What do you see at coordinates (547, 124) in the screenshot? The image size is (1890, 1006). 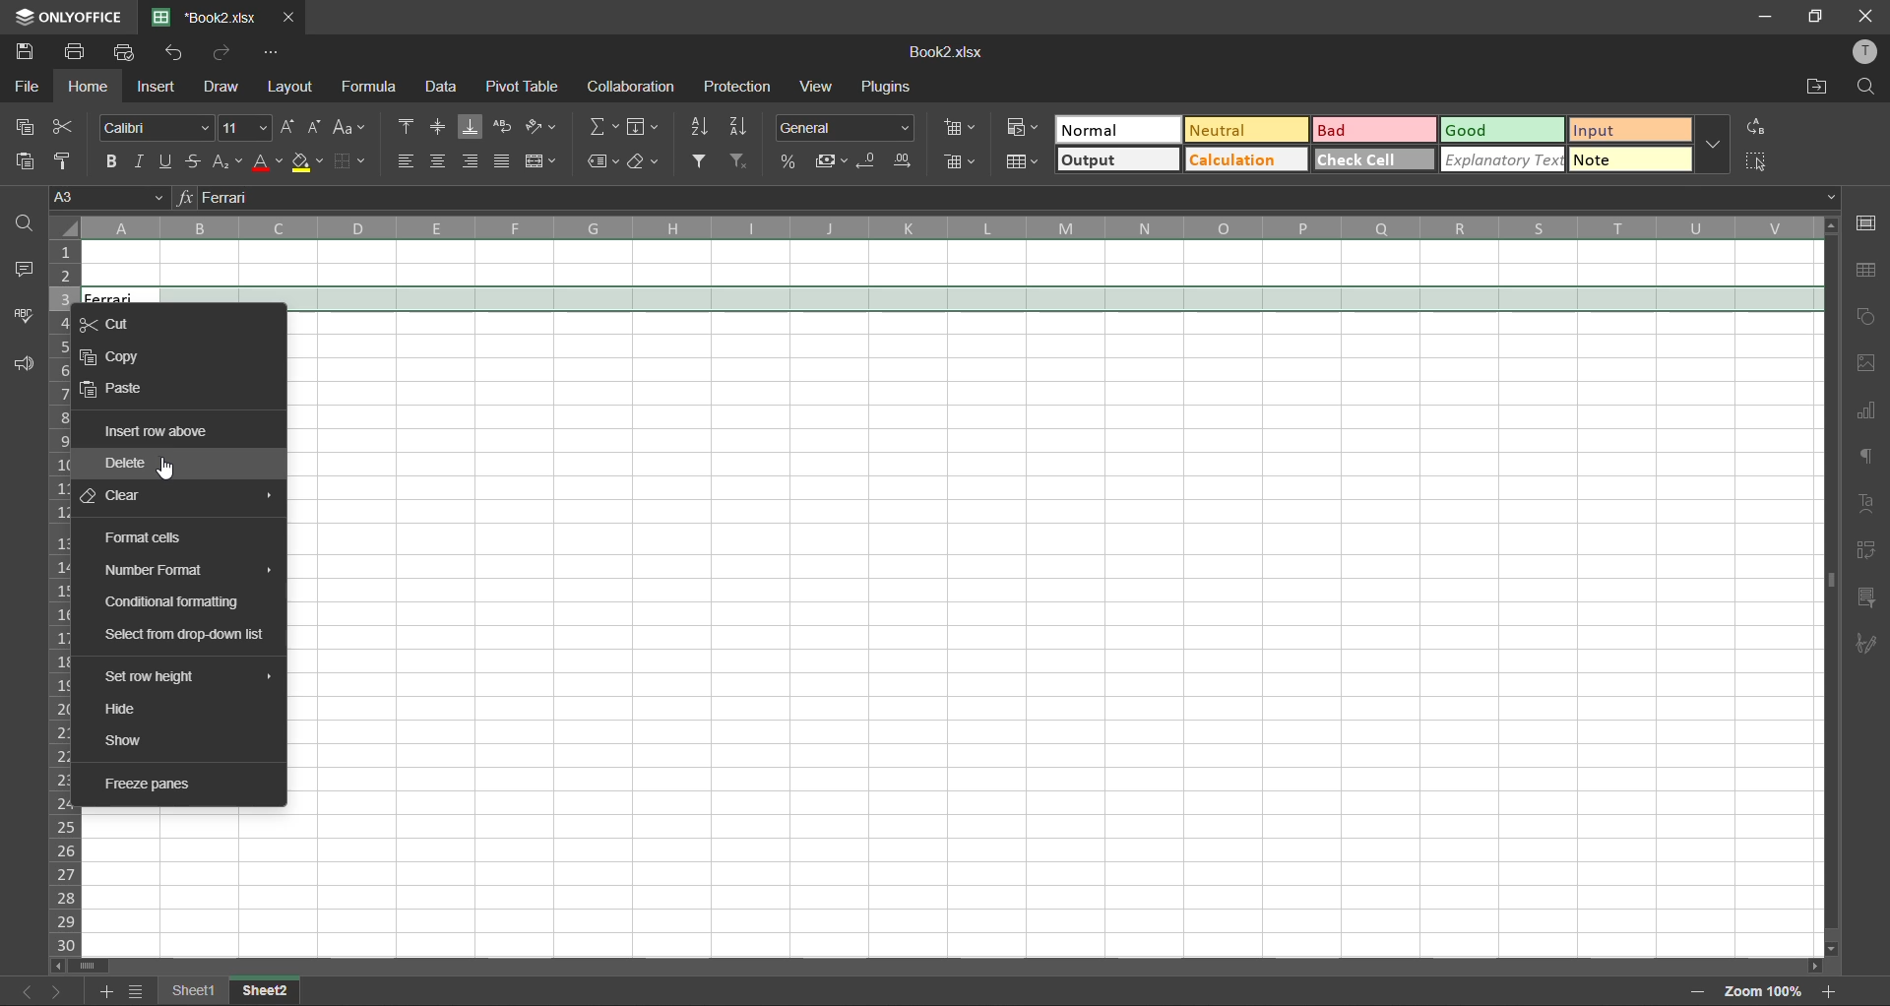 I see `orientation` at bounding box center [547, 124].